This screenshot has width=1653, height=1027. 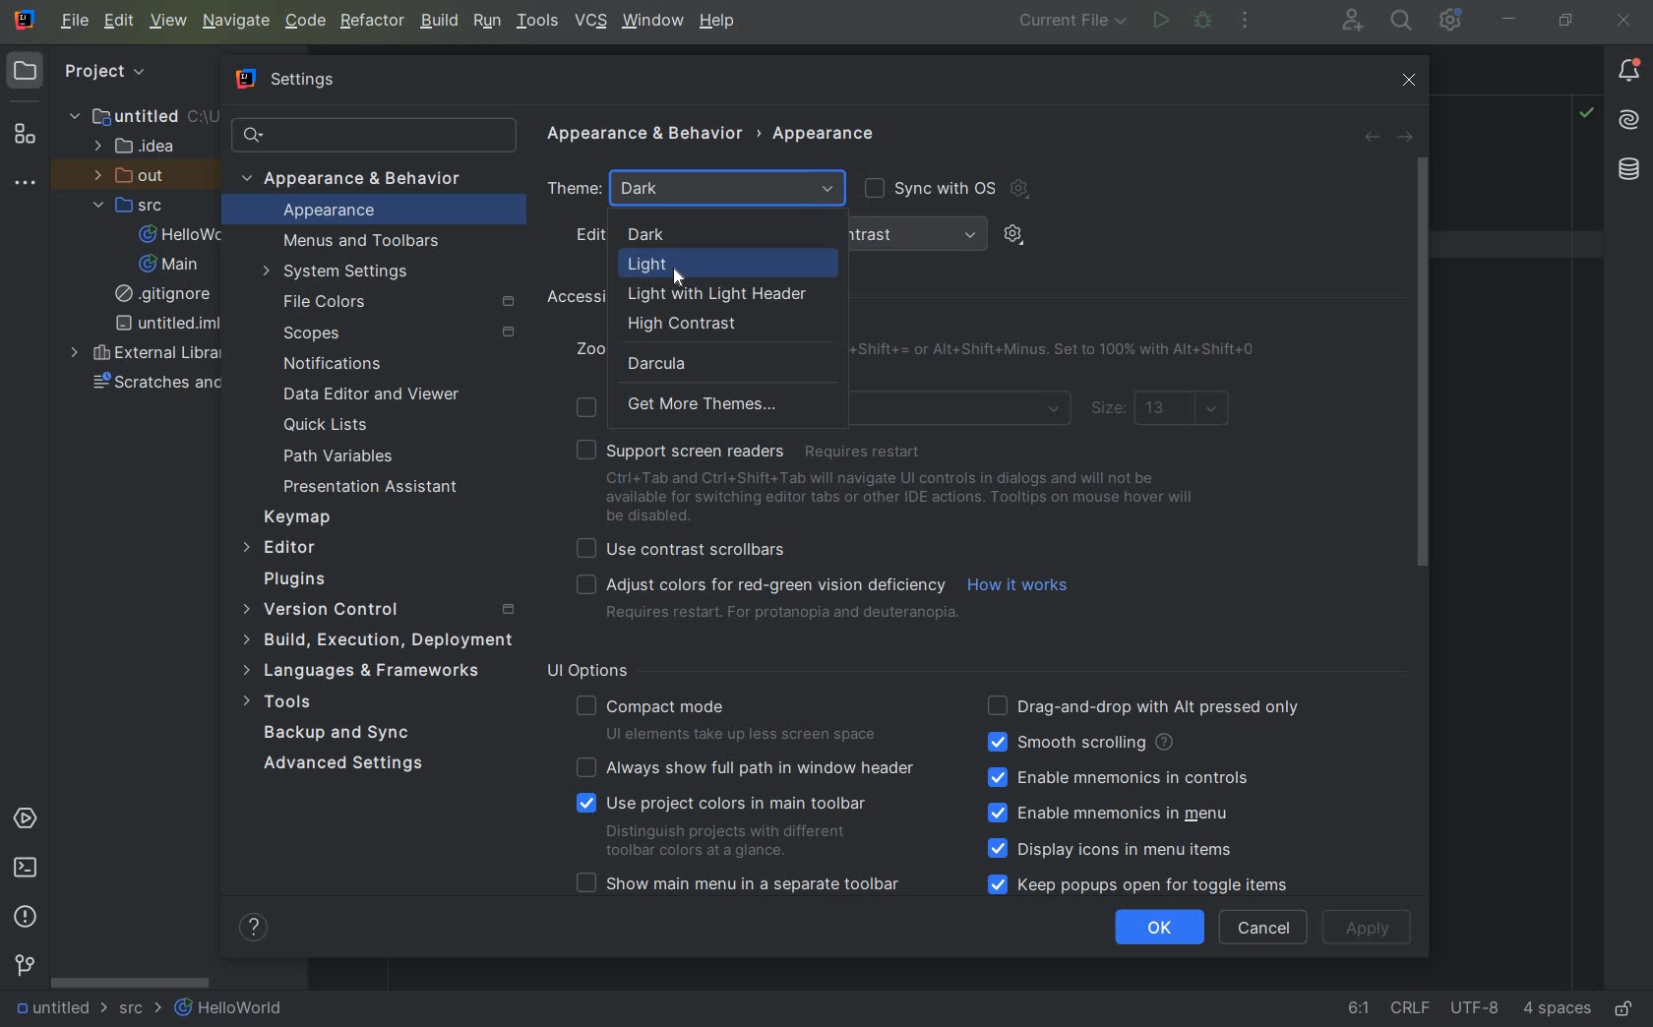 I want to click on VCS, so click(x=590, y=22).